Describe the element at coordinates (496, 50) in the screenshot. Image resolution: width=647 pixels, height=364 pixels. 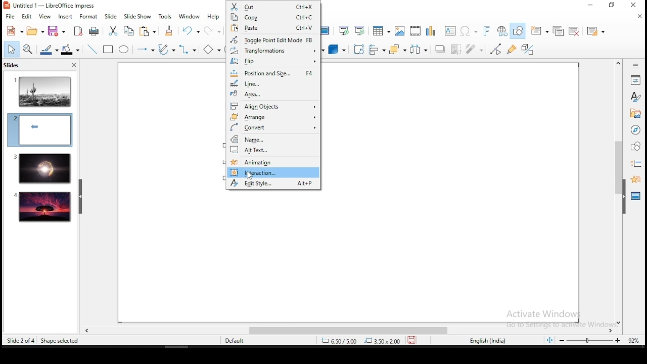
I see `toggle point edit mode` at that location.